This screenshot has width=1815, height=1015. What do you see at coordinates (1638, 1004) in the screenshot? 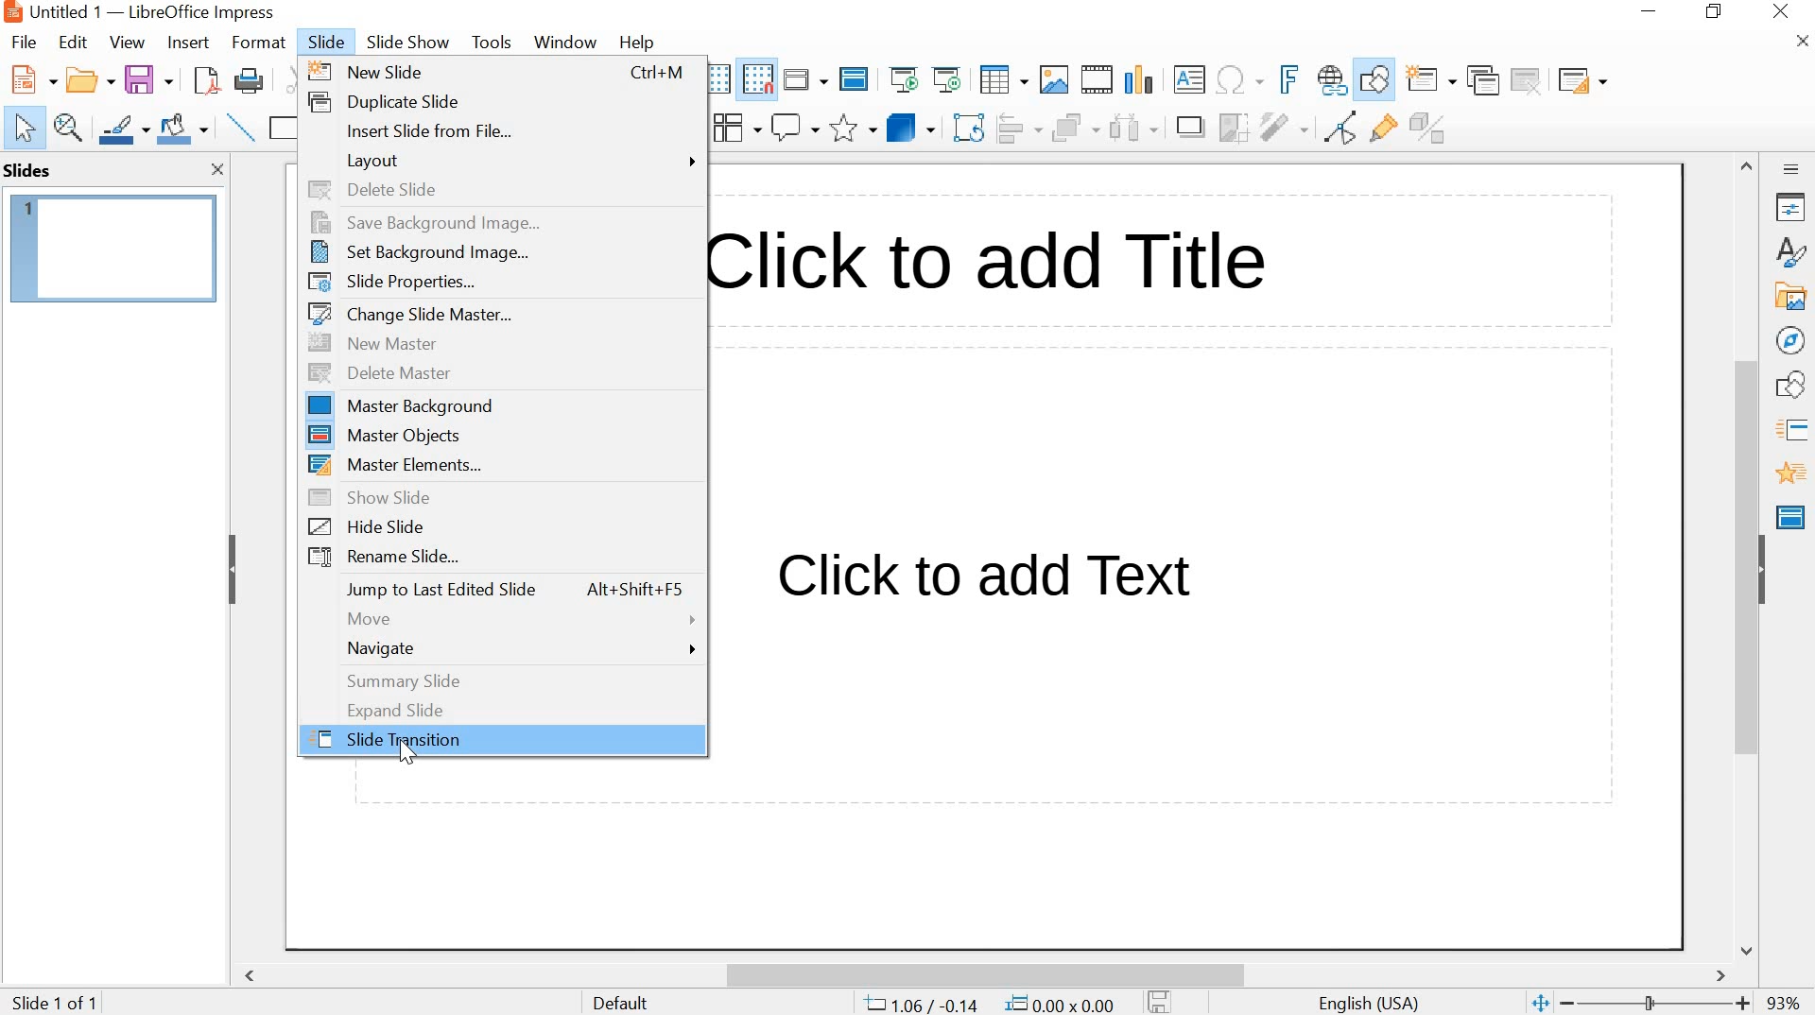
I see `ZOOM OUT OR ZOOM IN` at bounding box center [1638, 1004].